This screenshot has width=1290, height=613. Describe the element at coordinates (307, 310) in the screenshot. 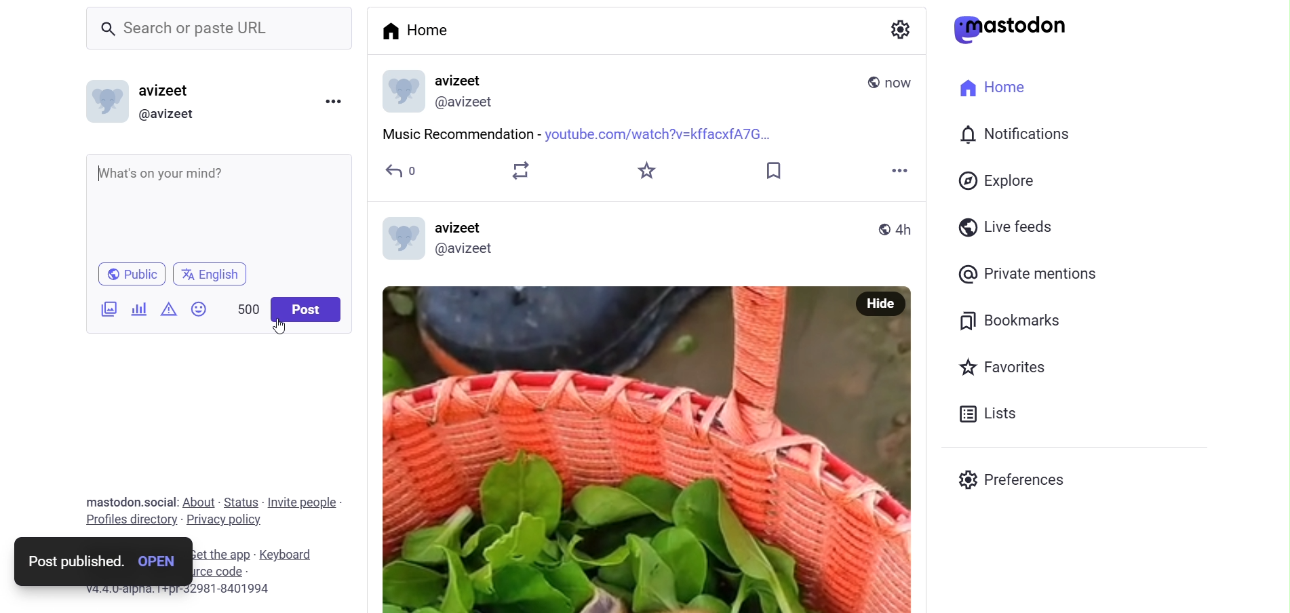

I see `Post` at that location.